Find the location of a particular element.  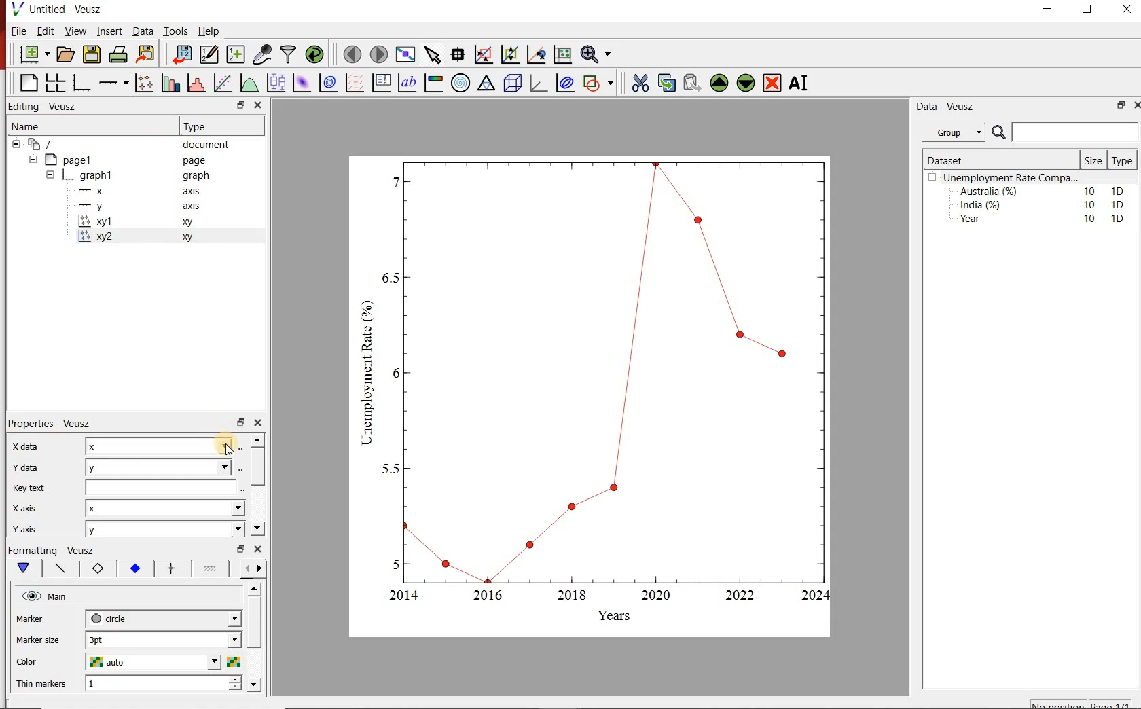

minimise is located at coordinates (240, 422).